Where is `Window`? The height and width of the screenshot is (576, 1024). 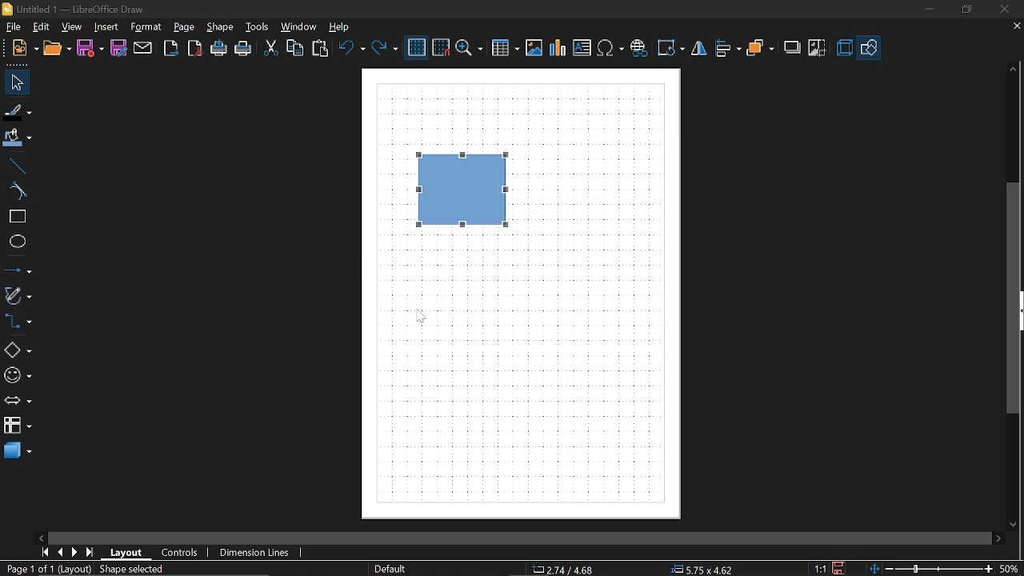 Window is located at coordinates (299, 27).